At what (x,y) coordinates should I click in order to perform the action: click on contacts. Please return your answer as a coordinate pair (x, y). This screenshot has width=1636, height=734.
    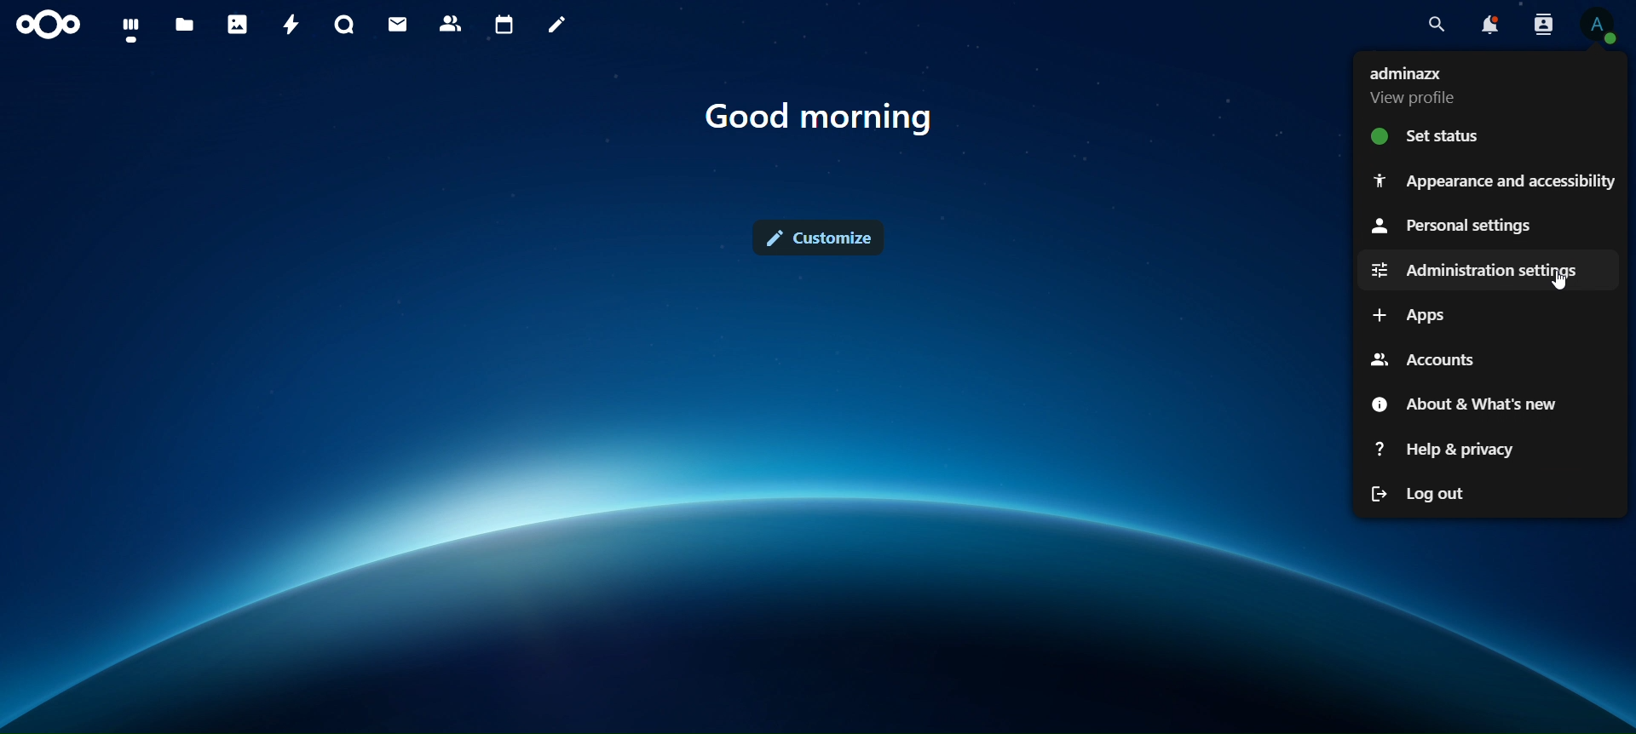
    Looking at the image, I should click on (452, 22).